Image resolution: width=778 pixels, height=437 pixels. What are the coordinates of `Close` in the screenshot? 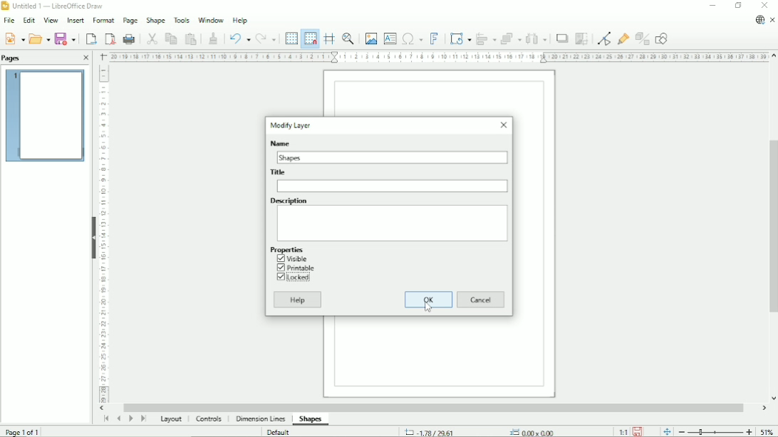 It's located at (85, 58).